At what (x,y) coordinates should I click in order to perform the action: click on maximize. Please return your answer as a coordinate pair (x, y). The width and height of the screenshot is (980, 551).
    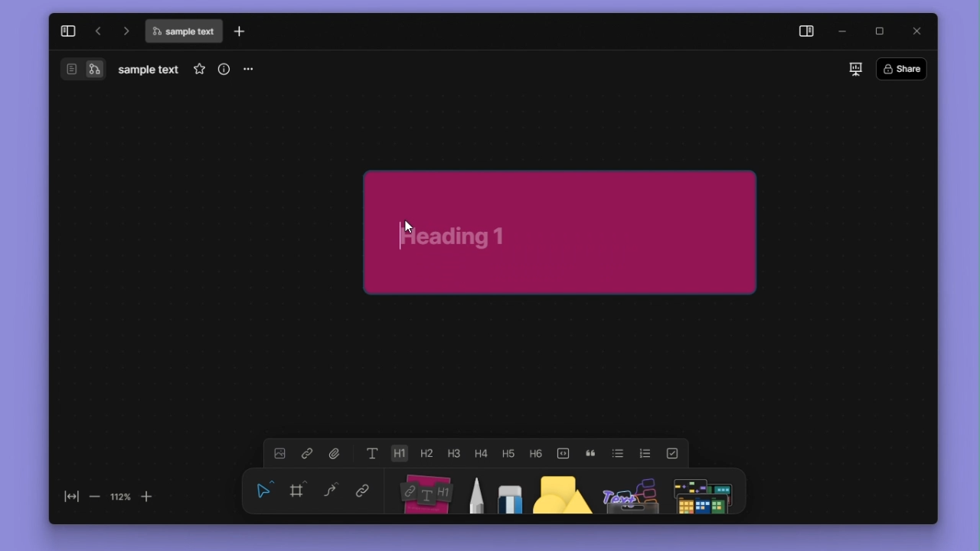
    Looking at the image, I should click on (879, 31).